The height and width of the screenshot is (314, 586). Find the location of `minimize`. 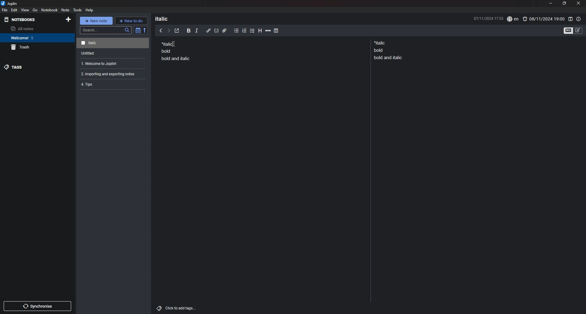

minimize is located at coordinates (550, 3).